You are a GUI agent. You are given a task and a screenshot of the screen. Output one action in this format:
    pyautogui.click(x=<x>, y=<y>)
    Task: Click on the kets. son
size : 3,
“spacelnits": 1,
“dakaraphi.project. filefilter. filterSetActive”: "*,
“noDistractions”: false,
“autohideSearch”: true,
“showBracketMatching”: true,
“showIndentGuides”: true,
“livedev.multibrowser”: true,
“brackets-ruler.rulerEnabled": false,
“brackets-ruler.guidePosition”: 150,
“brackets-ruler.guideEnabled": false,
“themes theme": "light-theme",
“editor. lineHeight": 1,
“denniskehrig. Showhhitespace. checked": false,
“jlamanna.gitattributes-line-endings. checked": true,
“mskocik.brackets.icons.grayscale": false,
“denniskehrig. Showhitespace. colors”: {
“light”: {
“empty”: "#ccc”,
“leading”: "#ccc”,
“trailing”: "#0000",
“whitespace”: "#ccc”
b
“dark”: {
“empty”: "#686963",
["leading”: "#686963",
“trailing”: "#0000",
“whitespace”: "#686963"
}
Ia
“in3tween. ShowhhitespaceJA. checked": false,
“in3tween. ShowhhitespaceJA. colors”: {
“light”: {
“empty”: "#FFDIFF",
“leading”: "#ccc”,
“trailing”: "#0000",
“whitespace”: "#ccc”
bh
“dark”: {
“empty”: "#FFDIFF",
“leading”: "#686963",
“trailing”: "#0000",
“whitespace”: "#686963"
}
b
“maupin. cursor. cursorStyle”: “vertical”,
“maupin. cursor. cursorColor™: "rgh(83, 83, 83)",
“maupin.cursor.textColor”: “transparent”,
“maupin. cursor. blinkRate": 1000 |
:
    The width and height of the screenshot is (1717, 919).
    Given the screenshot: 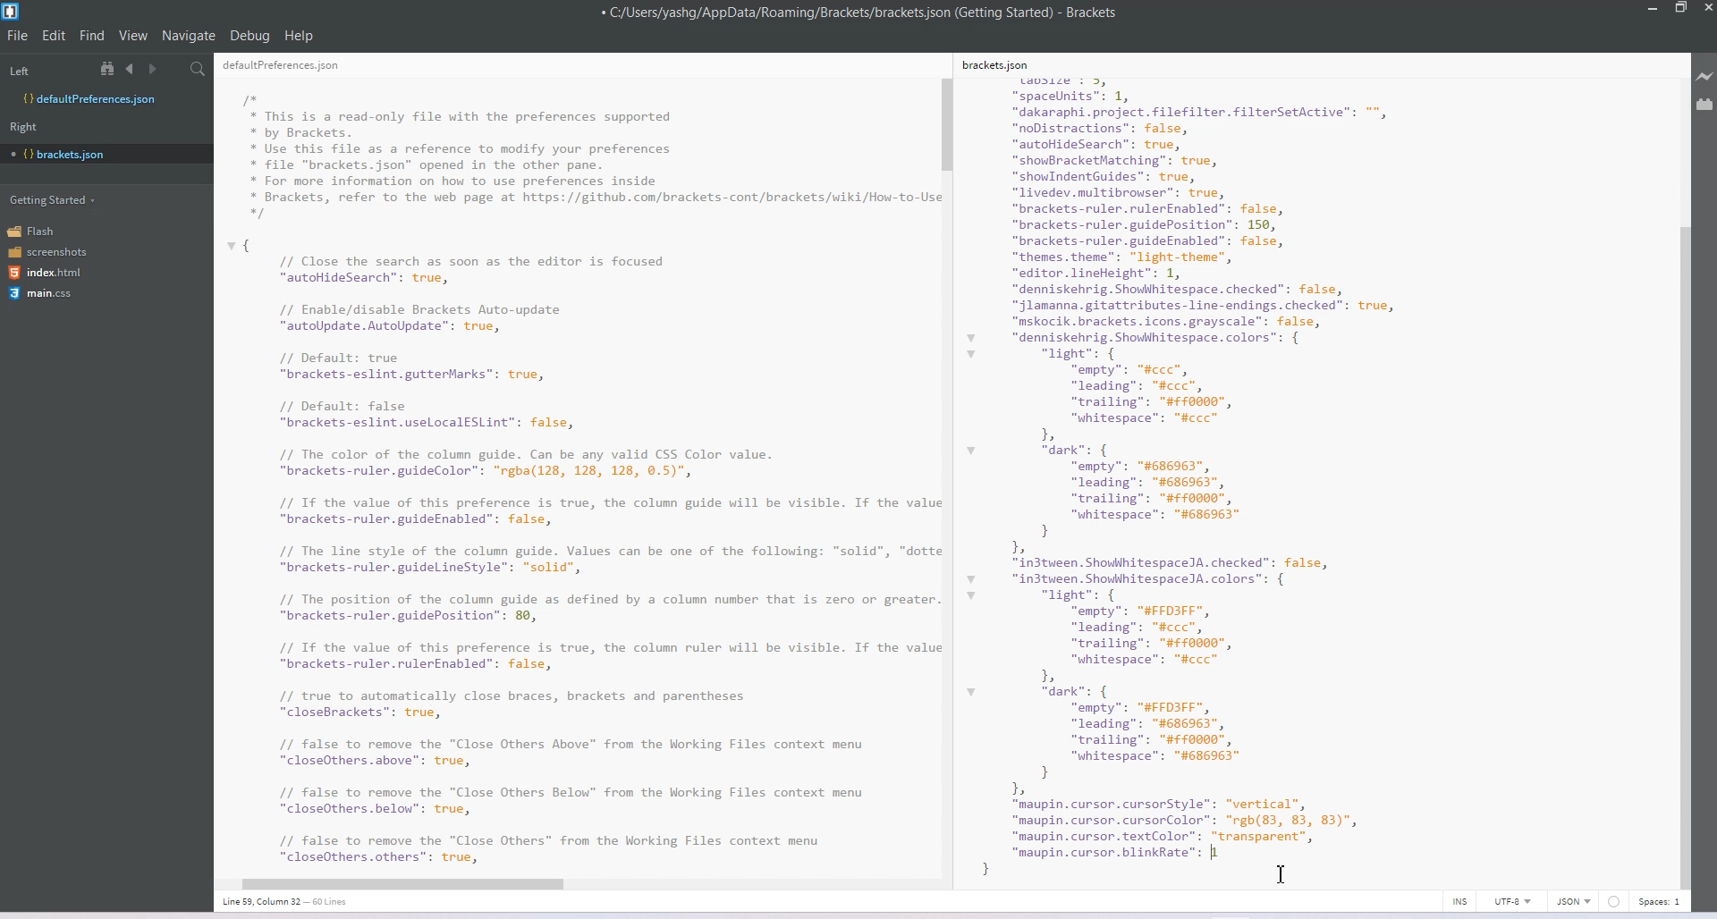 What is the action you would take?
    pyautogui.click(x=1222, y=466)
    